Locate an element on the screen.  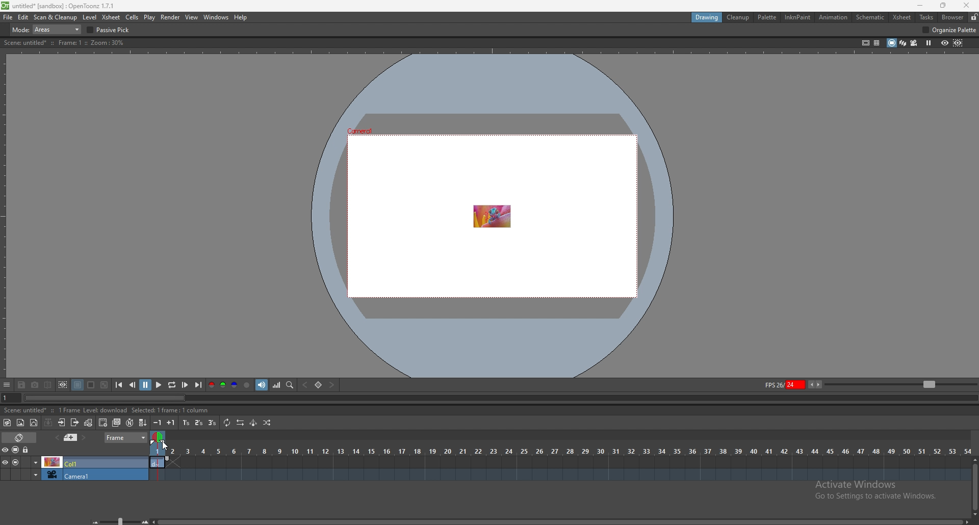
close subsheet is located at coordinates (75, 423).